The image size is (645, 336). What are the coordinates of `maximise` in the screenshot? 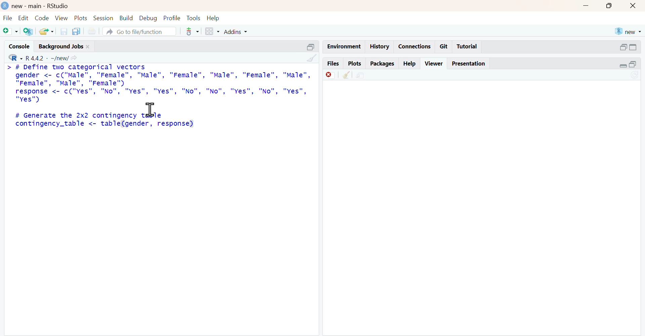 It's located at (609, 6).